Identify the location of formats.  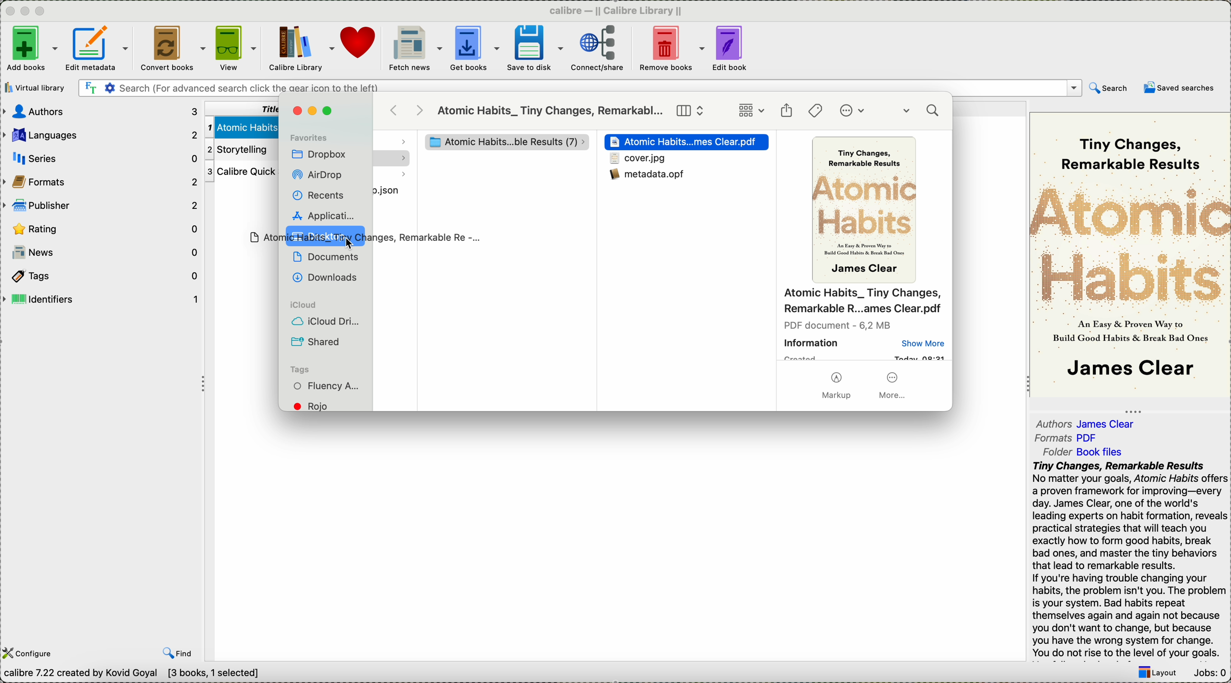
(1069, 438).